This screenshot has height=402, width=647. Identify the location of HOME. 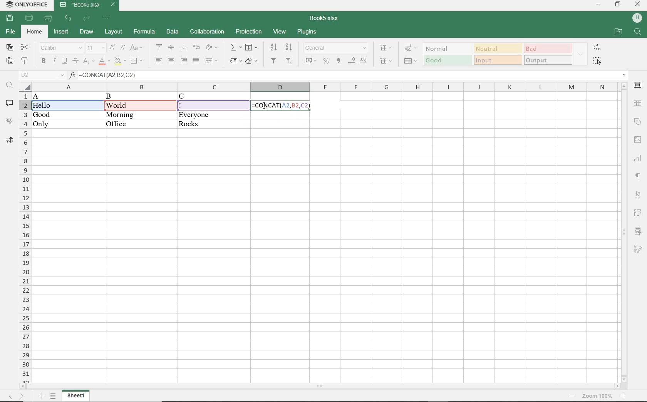
(34, 32).